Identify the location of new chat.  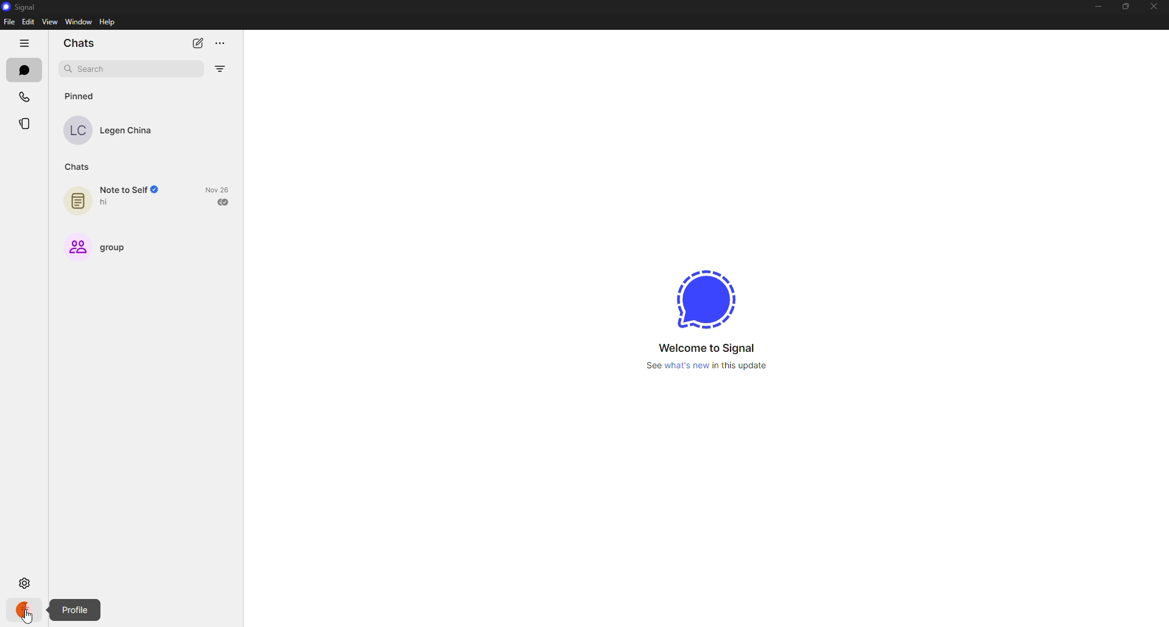
(201, 42).